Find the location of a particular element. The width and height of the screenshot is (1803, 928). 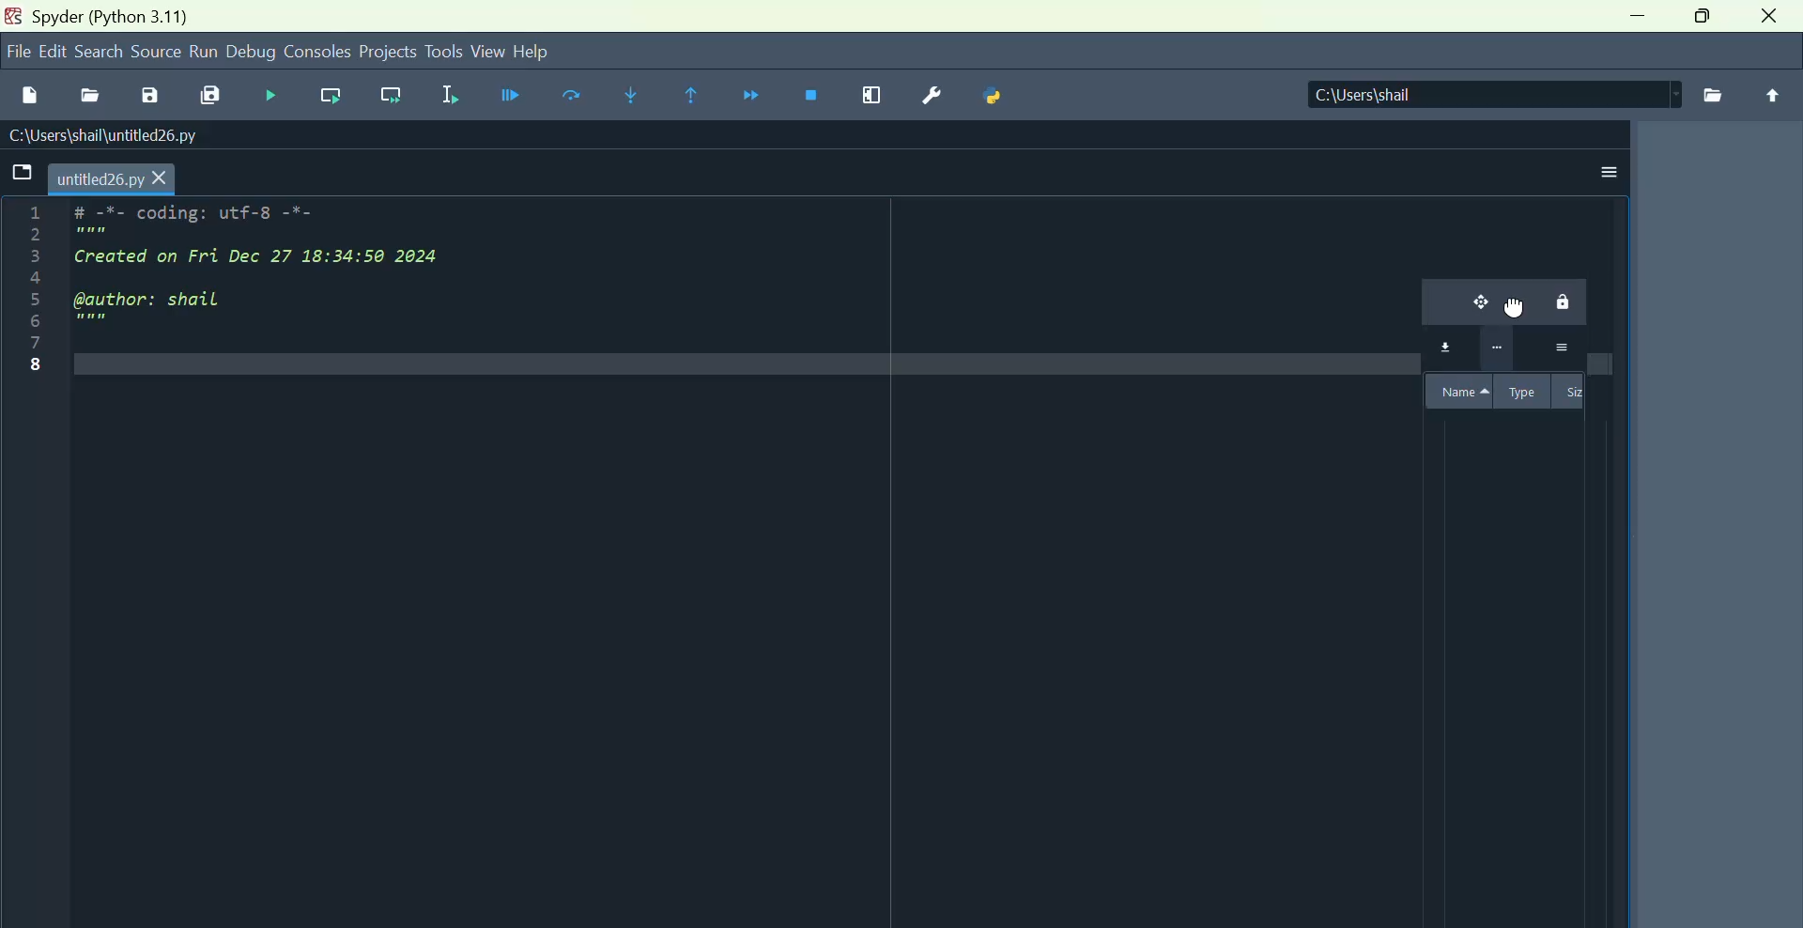

maximise current window is located at coordinates (871, 99).